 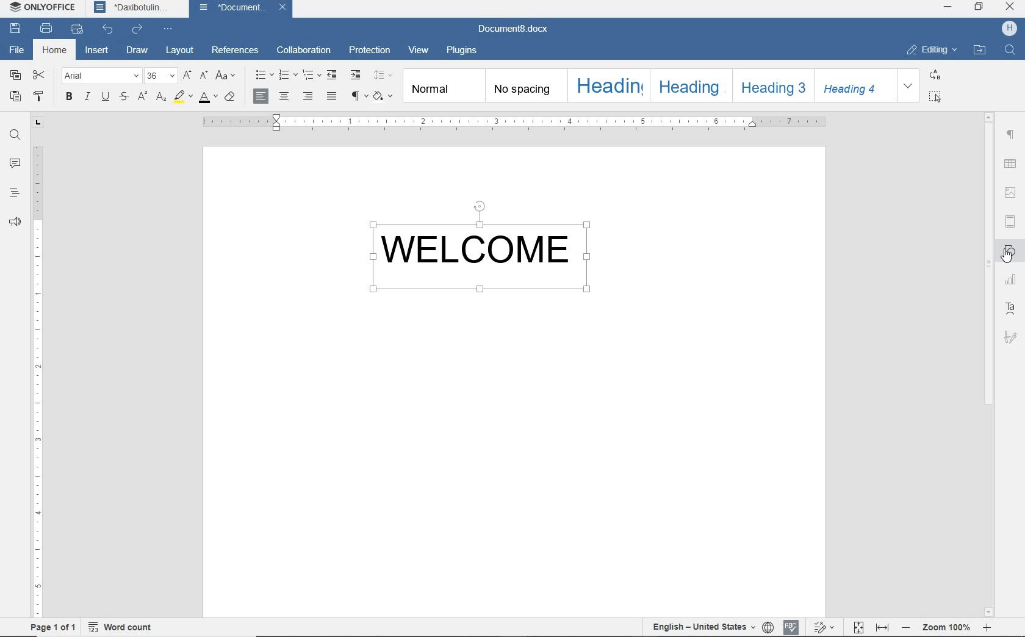 I want to click on BOLD, so click(x=69, y=96).